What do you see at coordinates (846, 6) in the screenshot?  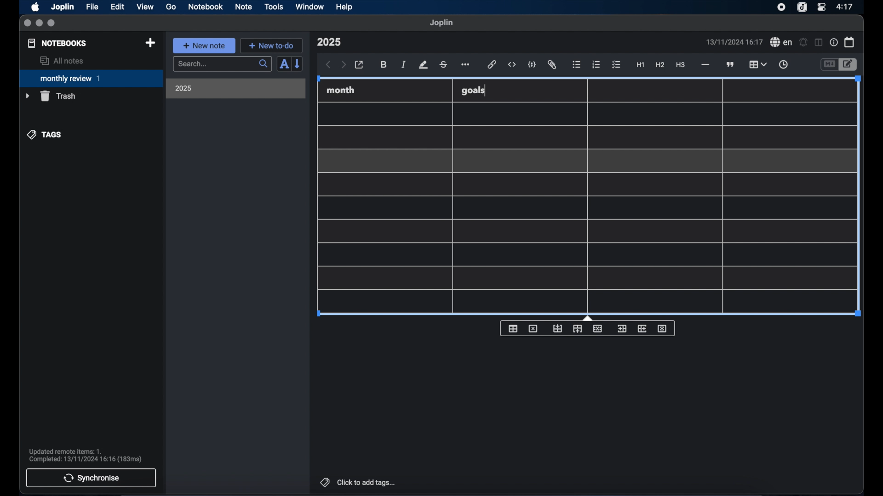 I see `time` at bounding box center [846, 6].